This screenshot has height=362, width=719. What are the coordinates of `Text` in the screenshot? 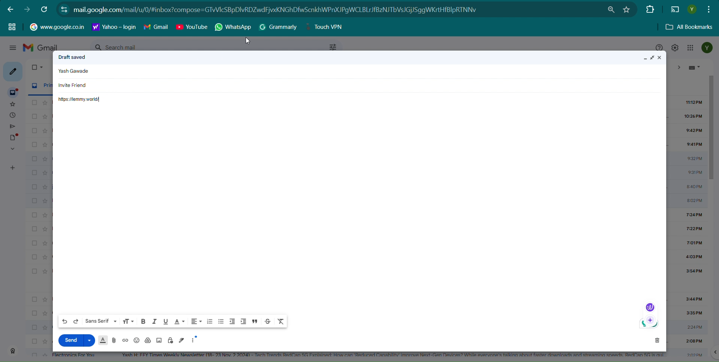 It's located at (72, 57).